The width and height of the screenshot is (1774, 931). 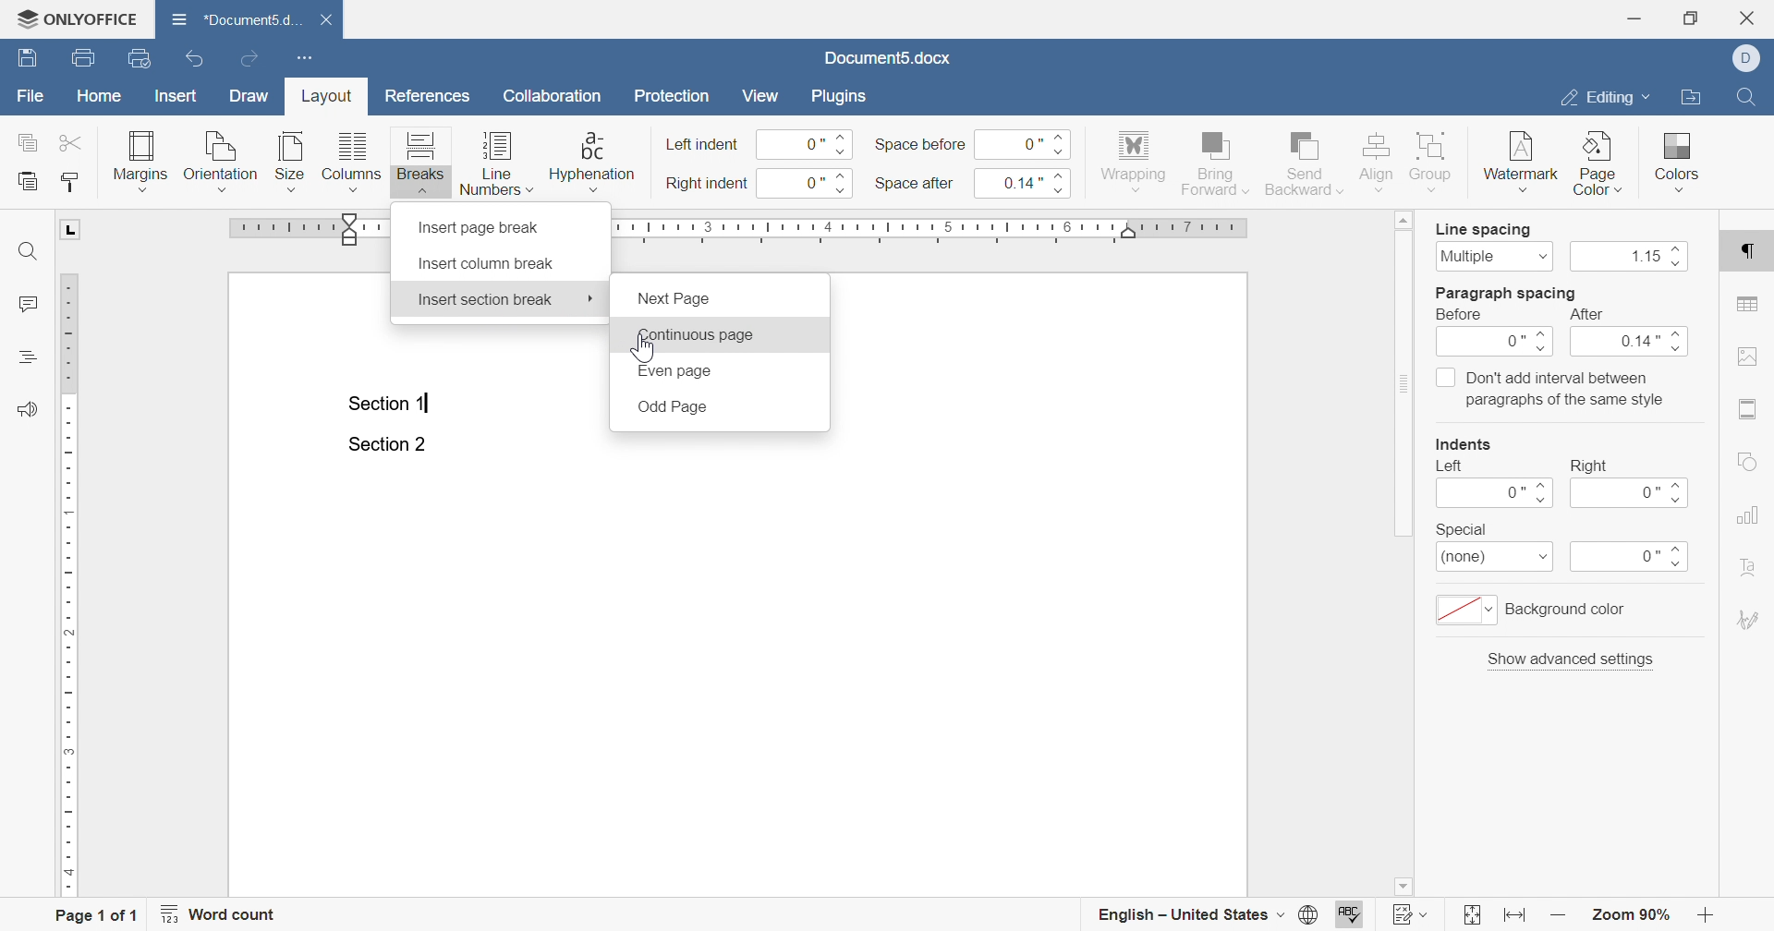 I want to click on colors, so click(x=1679, y=160).